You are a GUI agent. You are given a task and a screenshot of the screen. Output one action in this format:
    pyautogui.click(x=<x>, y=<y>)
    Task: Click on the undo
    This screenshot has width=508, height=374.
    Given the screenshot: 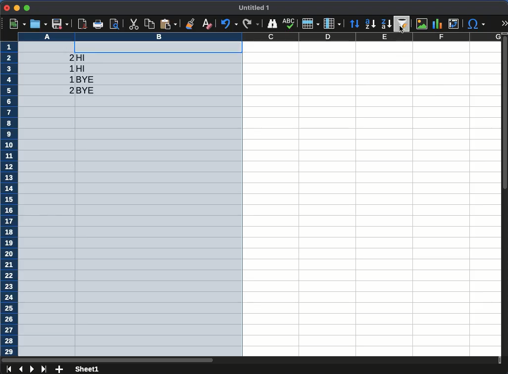 What is the action you would take?
    pyautogui.click(x=230, y=23)
    